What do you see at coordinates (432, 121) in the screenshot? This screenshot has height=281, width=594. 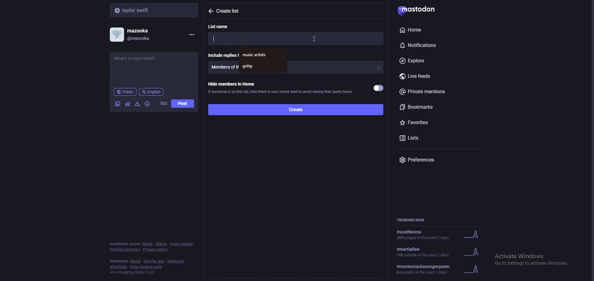 I see `favourites` at bounding box center [432, 121].